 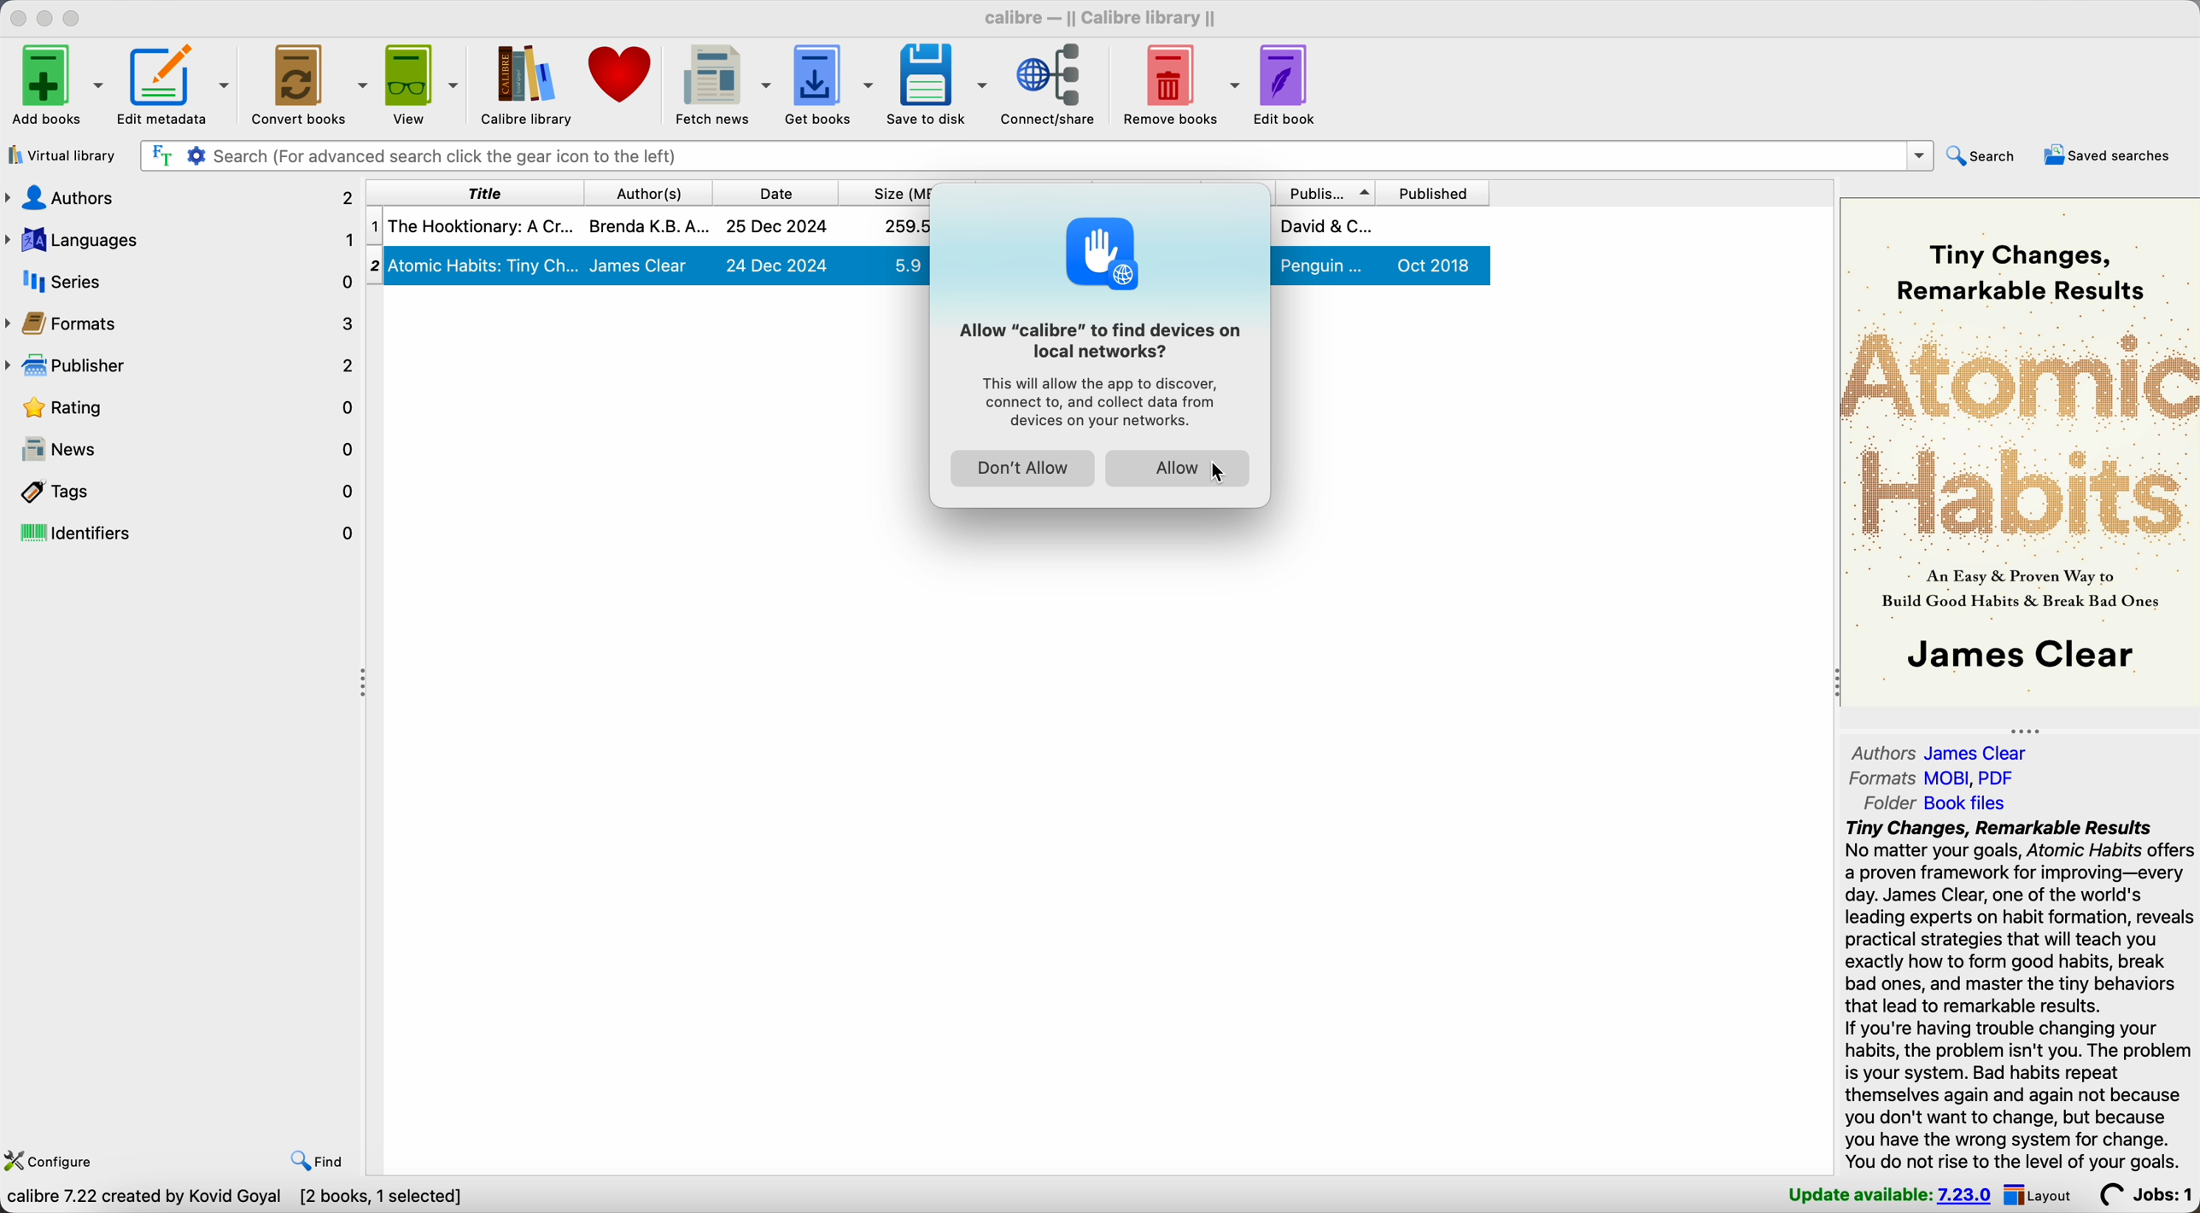 I want to click on edit book, so click(x=1287, y=86).